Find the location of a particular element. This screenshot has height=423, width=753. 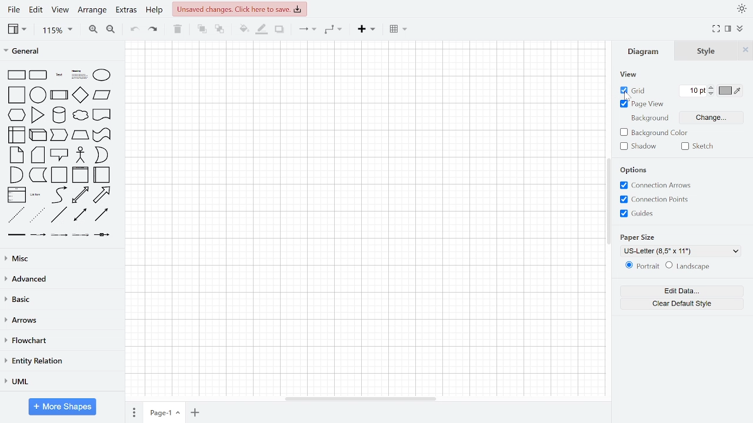

bidirectional arrow is located at coordinates (81, 196).